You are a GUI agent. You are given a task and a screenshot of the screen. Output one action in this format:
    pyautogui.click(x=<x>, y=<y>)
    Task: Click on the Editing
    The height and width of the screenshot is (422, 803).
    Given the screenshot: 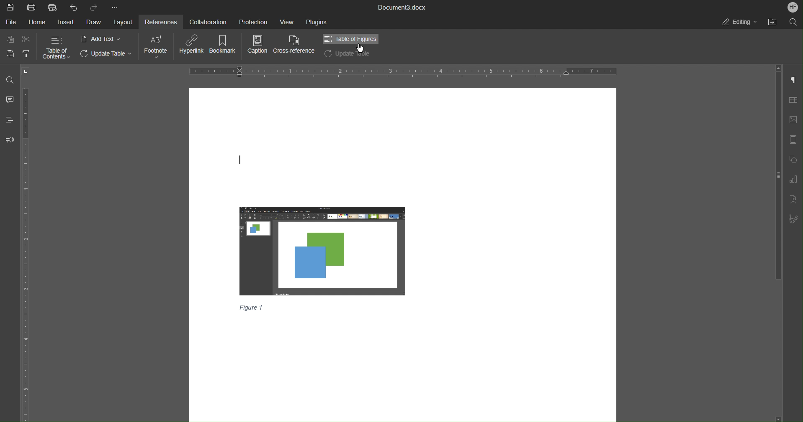 What is the action you would take?
    pyautogui.click(x=739, y=22)
    